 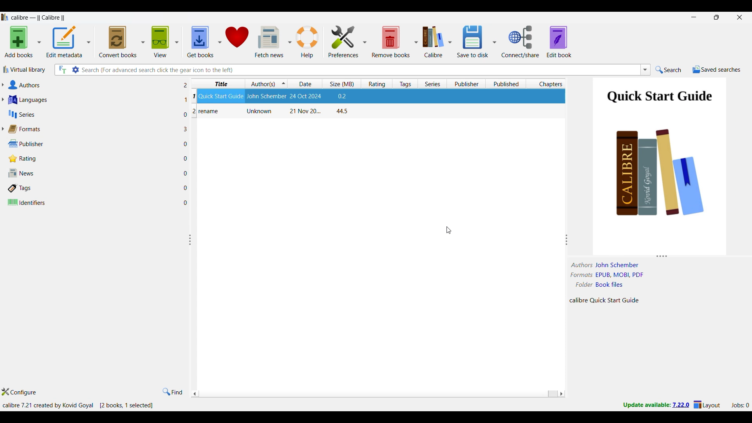 What do you see at coordinates (266, 83) in the screenshot?
I see `Authors column, current sorting` at bounding box center [266, 83].